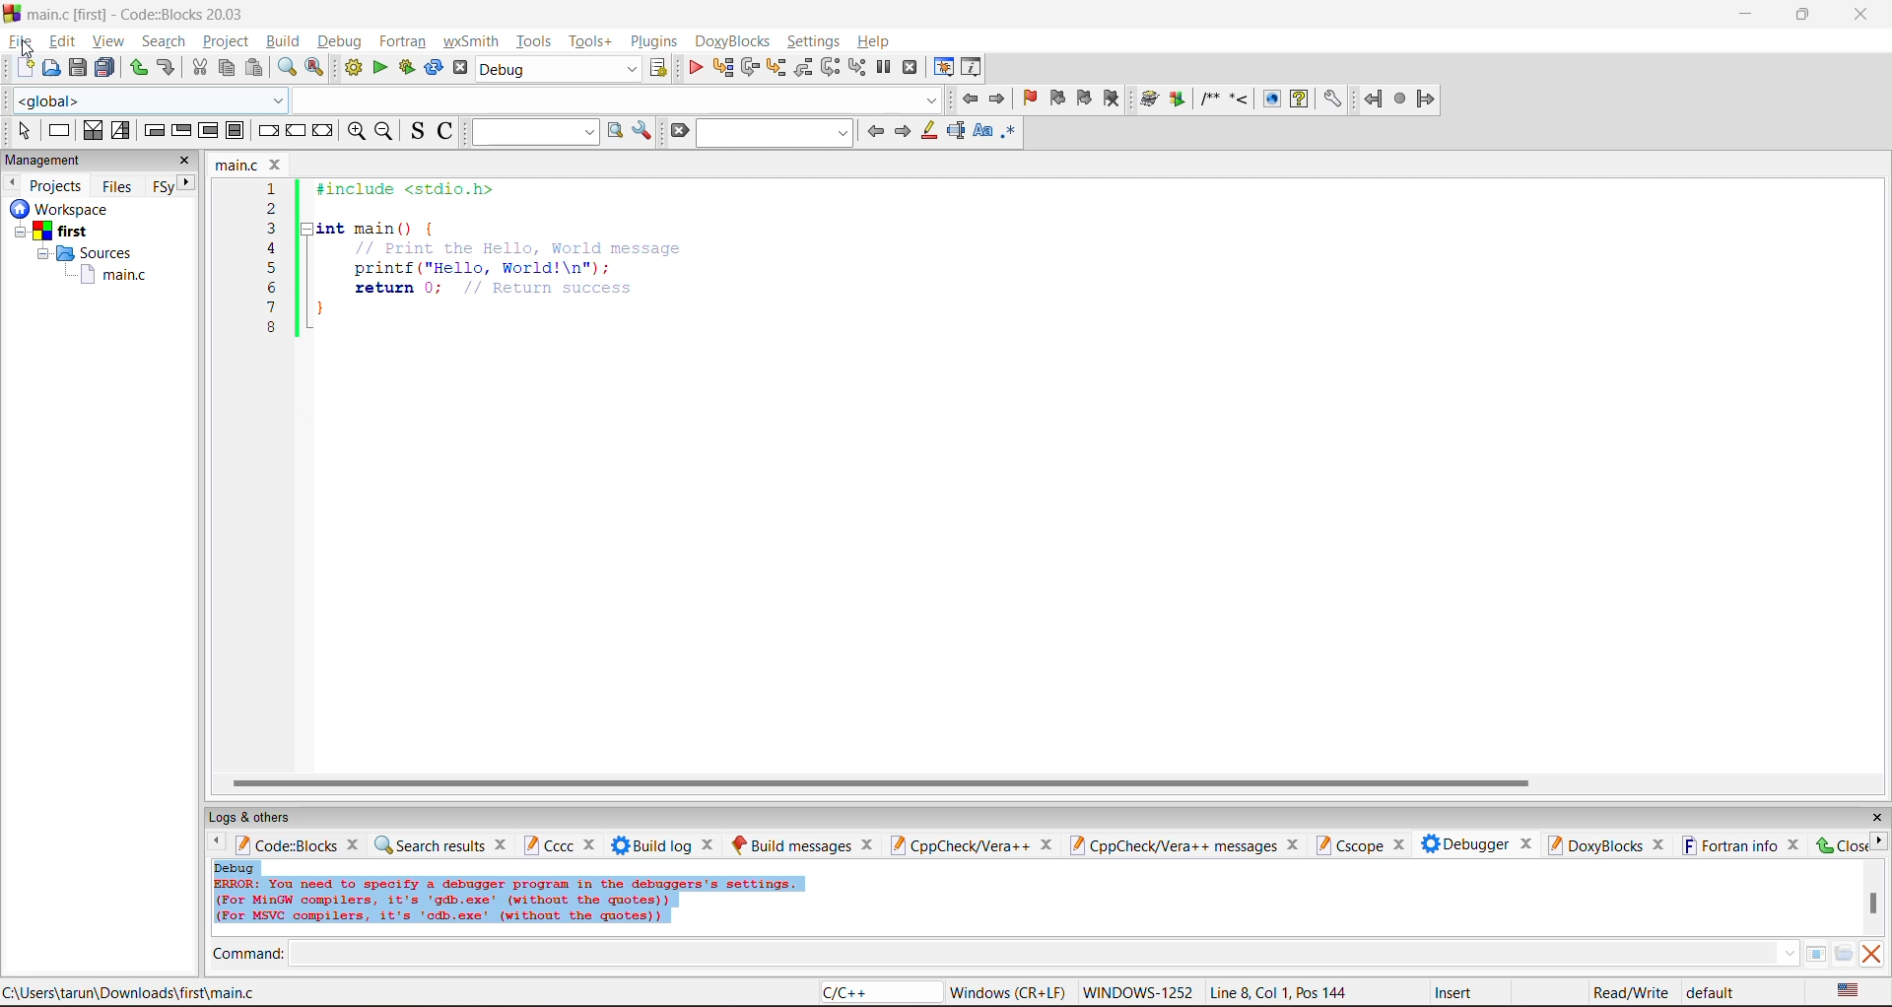 Image resolution: width=1892 pixels, height=1007 pixels. What do you see at coordinates (24, 130) in the screenshot?
I see `select` at bounding box center [24, 130].